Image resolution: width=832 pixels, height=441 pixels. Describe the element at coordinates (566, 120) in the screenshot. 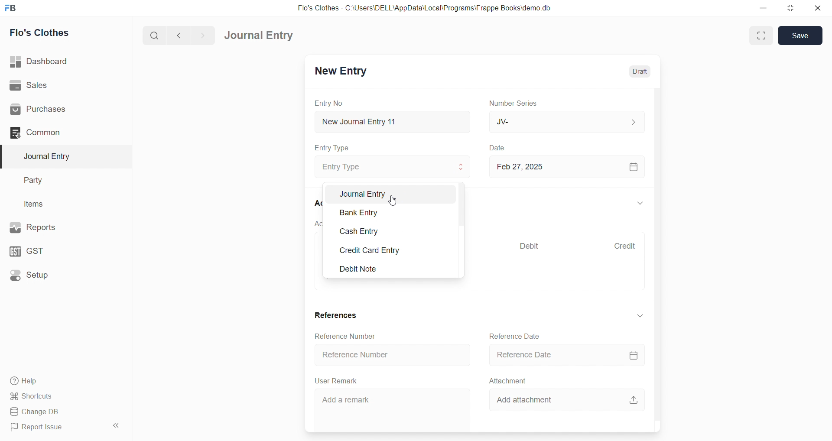

I see `JV-` at that location.